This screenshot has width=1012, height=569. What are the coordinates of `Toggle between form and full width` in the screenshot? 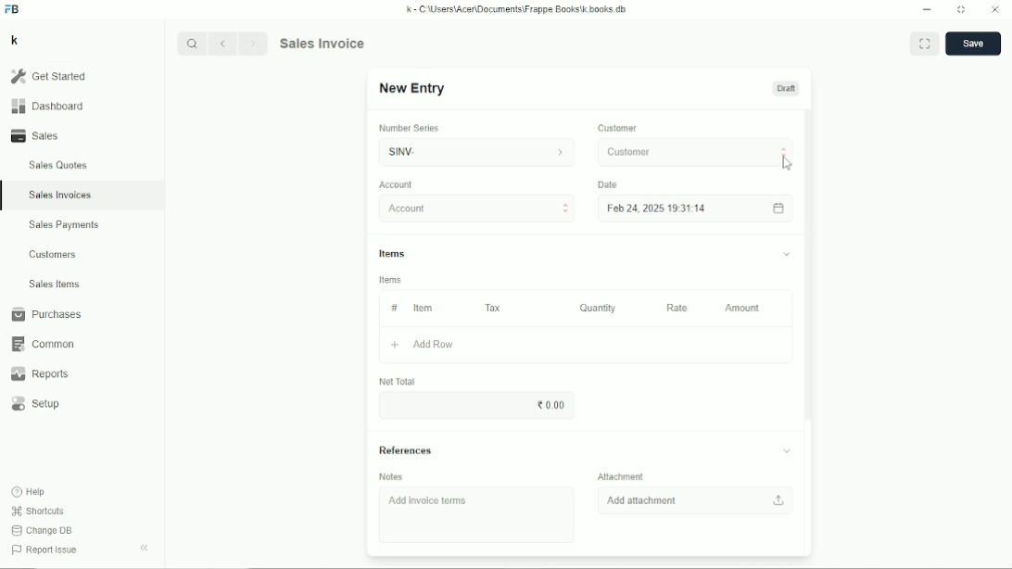 It's located at (962, 10).